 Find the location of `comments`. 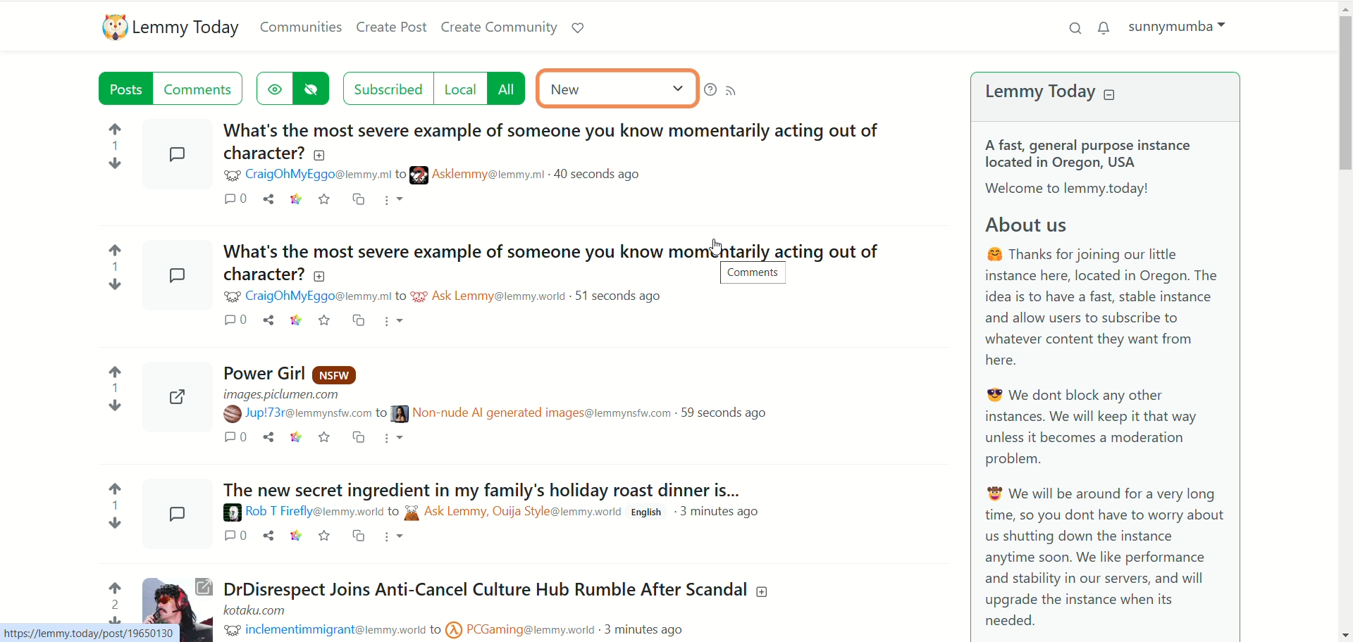

comments is located at coordinates (231, 535).